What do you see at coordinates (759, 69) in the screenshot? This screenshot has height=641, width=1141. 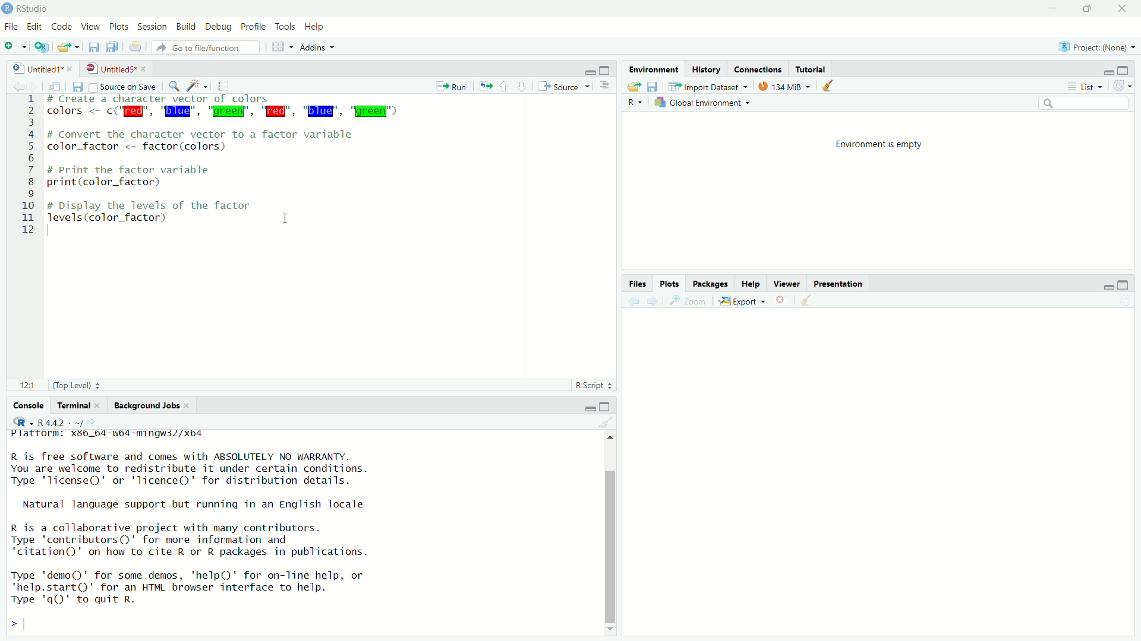 I see `Connections` at bounding box center [759, 69].